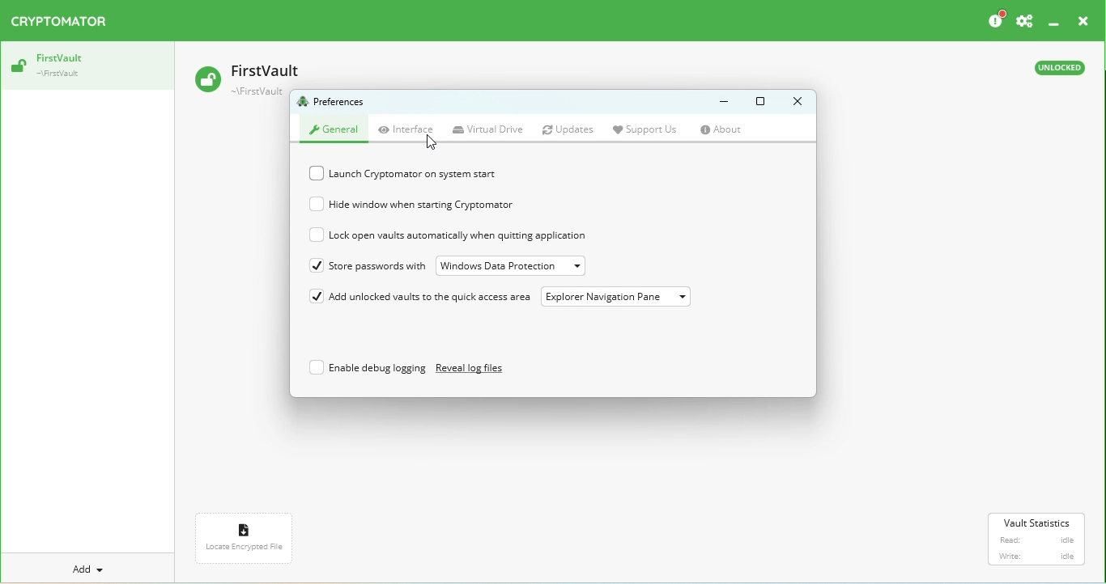  I want to click on Close, so click(793, 101).